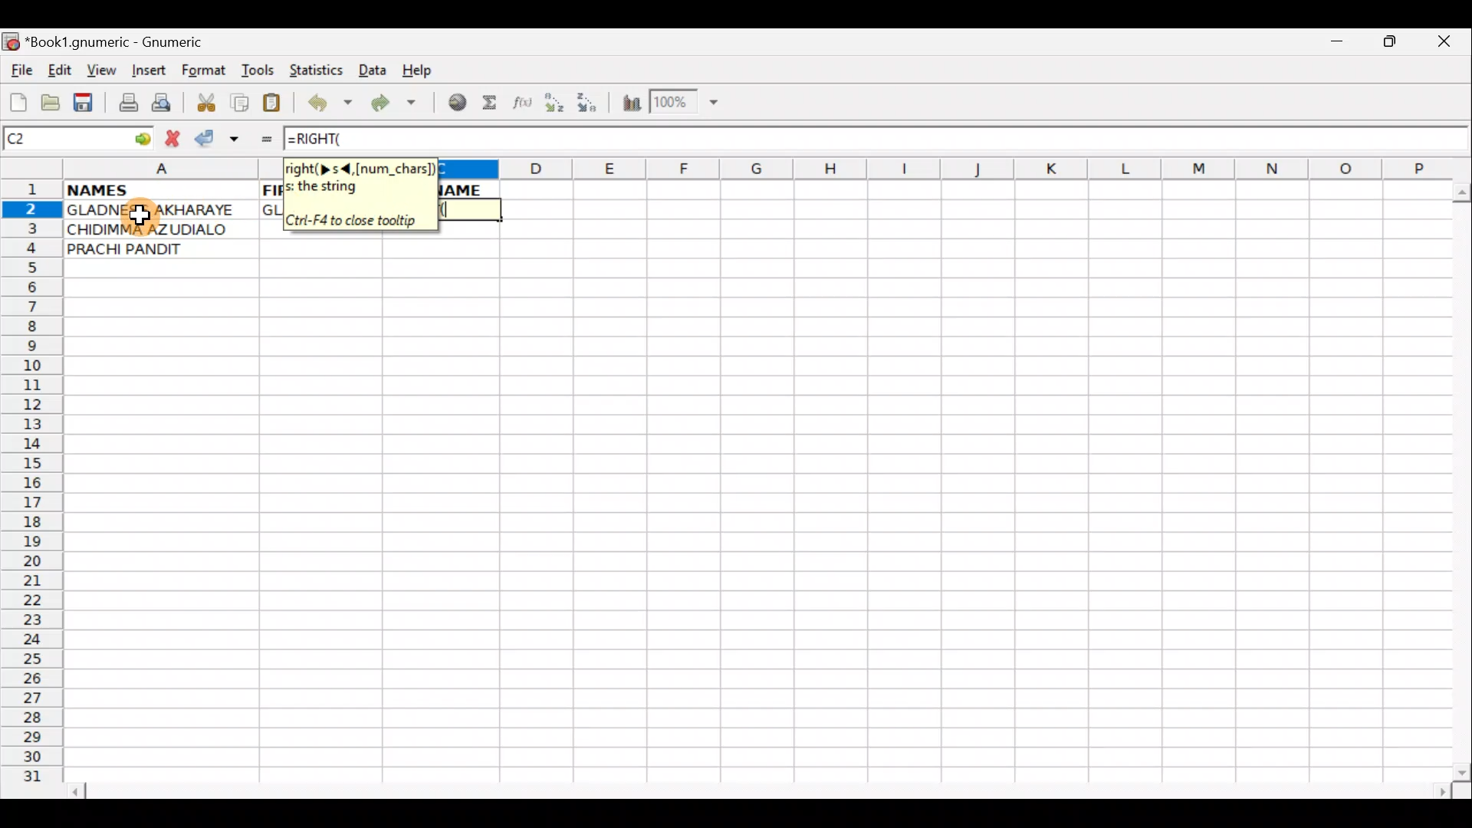 Image resolution: width=1472 pixels, height=828 pixels. I want to click on Cancel change, so click(176, 136).